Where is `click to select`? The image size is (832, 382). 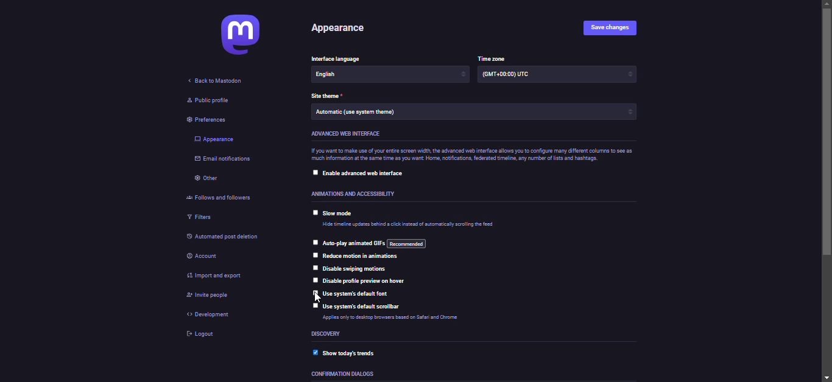 click to select is located at coordinates (314, 173).